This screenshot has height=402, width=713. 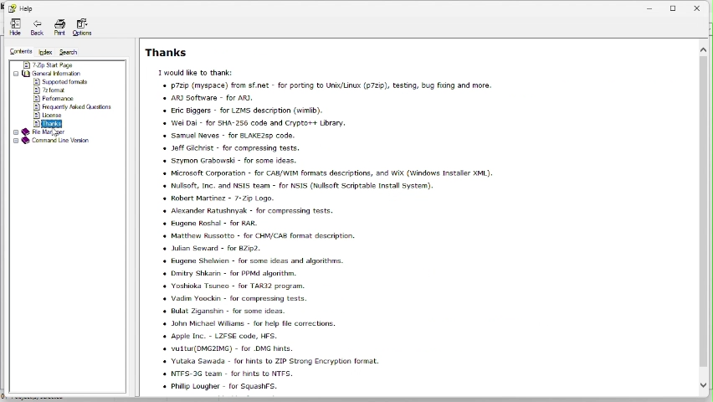 I want to click on hide, so click(x=14, y=28).